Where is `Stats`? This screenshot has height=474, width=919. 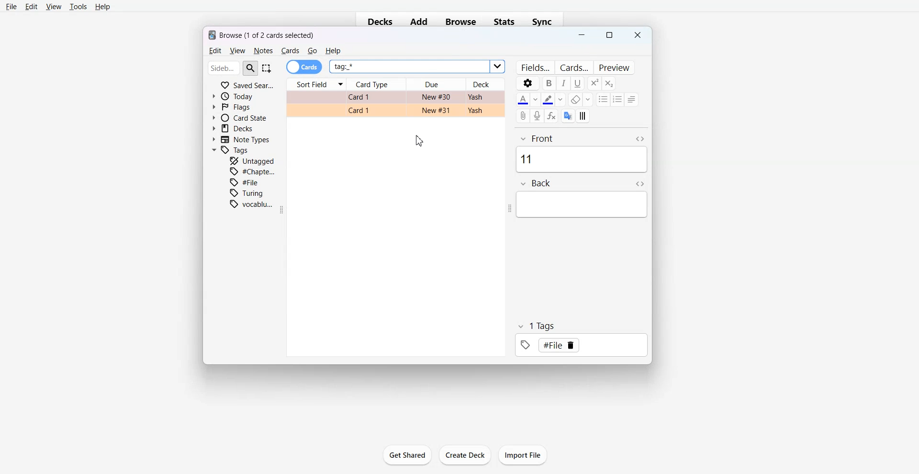 Stats is located at coordinates (505, 22).